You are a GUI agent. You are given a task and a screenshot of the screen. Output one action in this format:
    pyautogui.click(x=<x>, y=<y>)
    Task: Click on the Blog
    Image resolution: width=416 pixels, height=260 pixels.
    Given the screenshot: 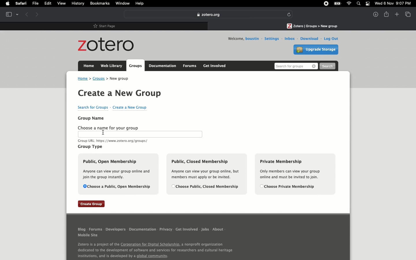 What is the action you would take?
    pyautogui.click(x=81, y=230)
    